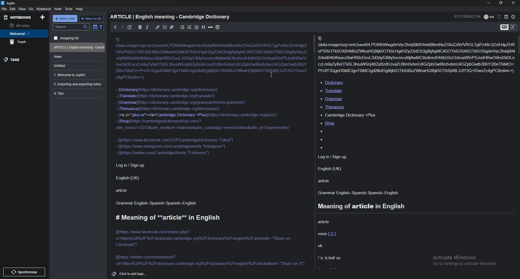 This screenshot has height=279, width=520. I want to click on checkbox, so click(196, 27).